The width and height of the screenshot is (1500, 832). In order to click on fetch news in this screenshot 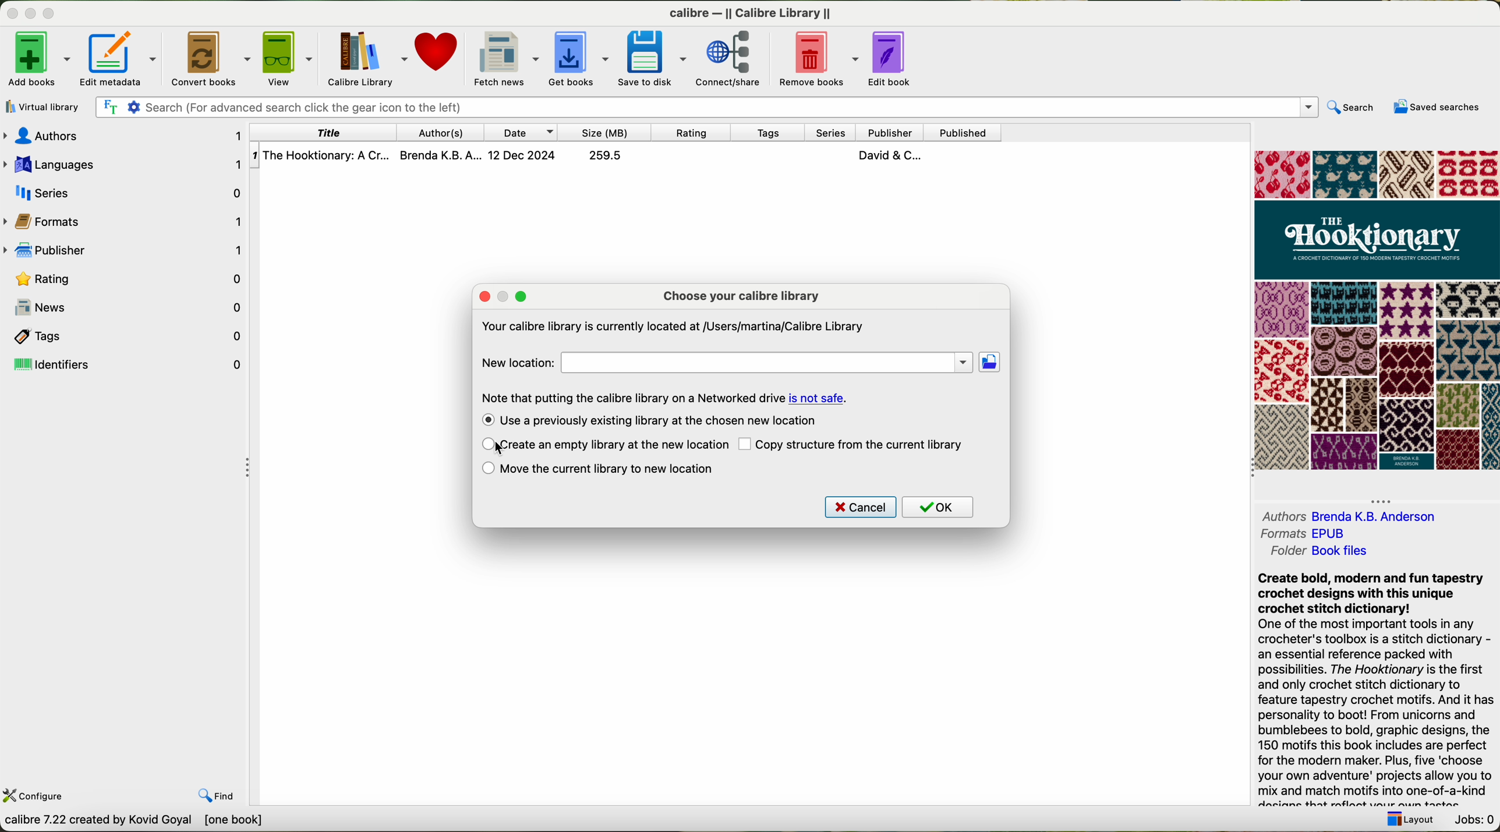, I will do `click(507, 59)`.